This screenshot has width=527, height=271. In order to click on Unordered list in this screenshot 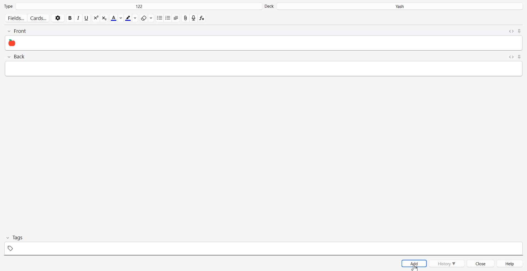, I will do `click(159, 18)`.